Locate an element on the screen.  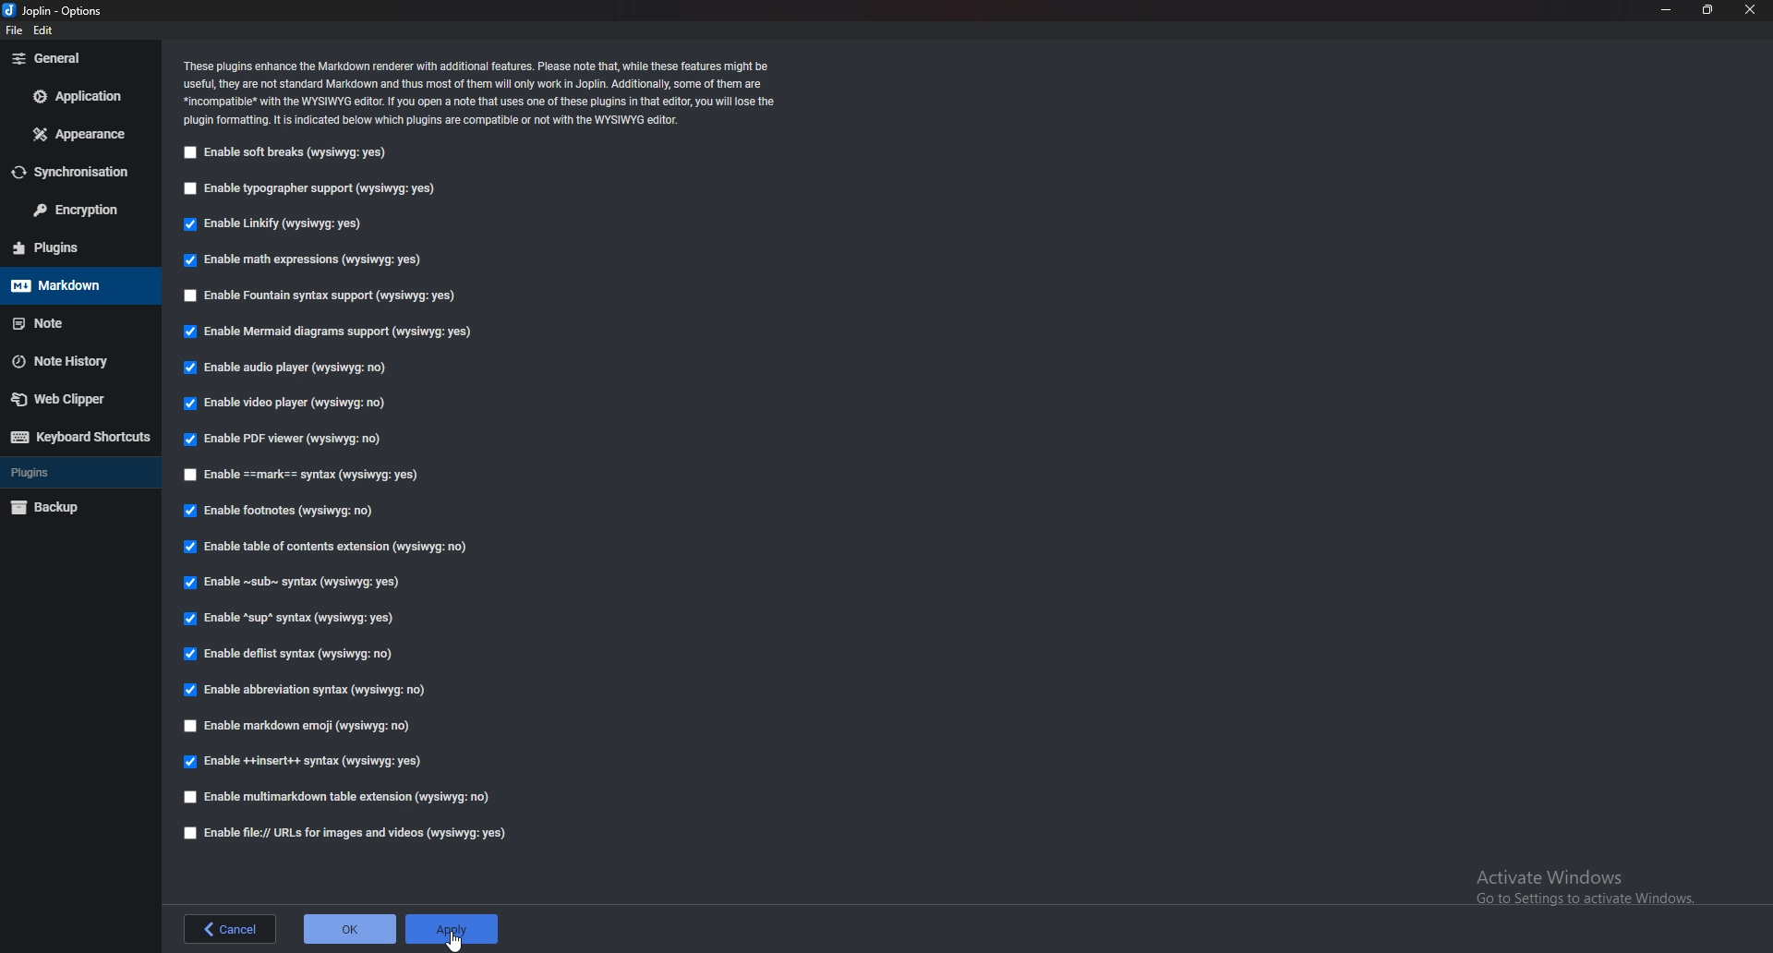
Enable P D F viewer is located at coordinates (281, 439).